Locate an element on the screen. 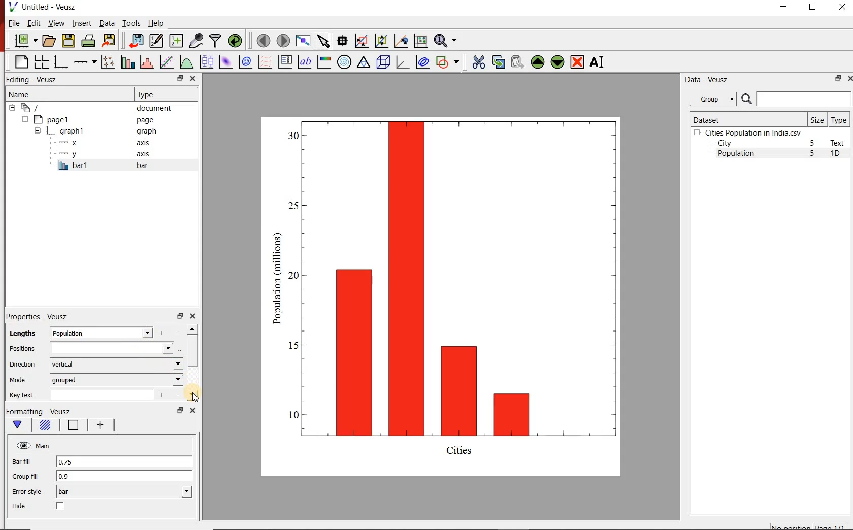  File is located at coordinates (14, 23).